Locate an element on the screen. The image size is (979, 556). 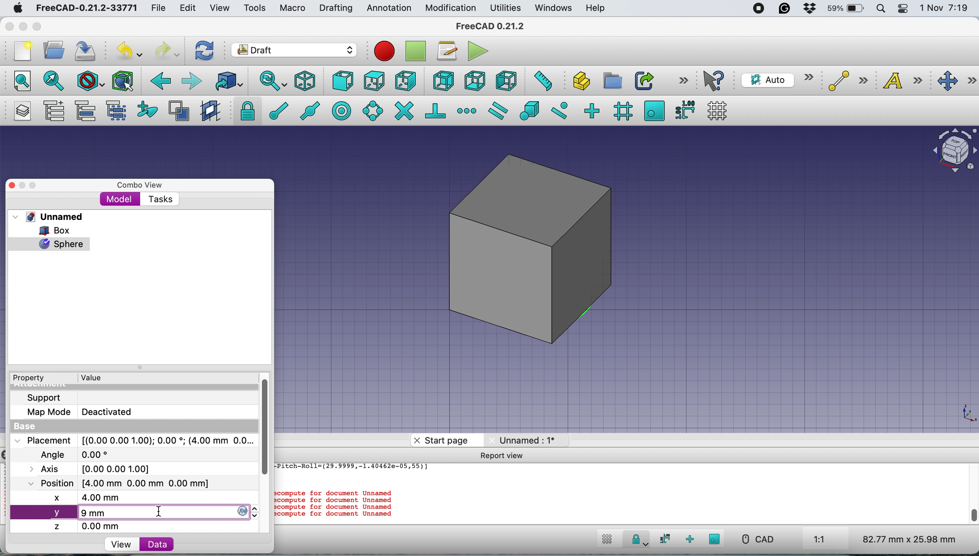
drafting is located at coordinates (336, 9).